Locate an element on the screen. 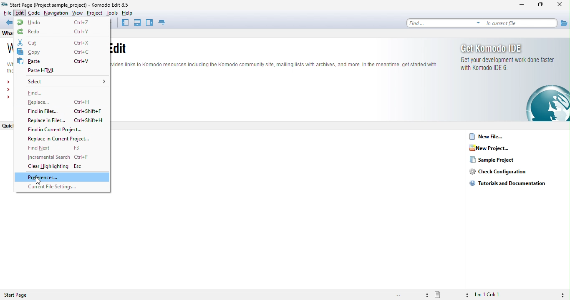 This screenshot has width=570, height=300. bottom pane is located at coordinates (138, 24).